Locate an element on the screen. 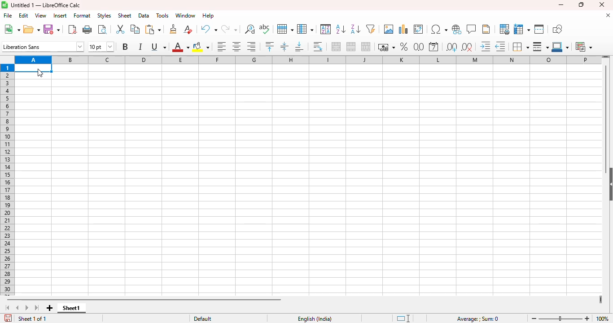 Image resolution: width=613 pixels, height=323 pixels. align center is located at coordinates (236, 46).